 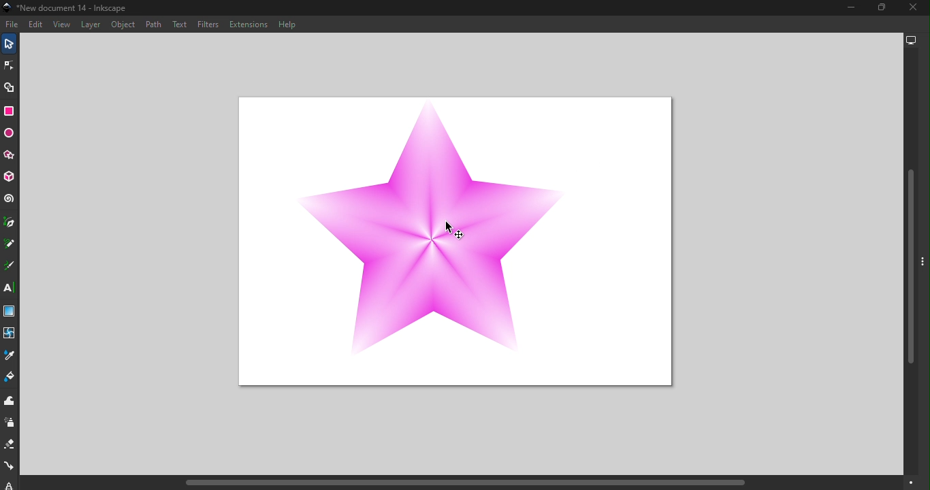 What do you see at coordinates (9, 65) in the screenshot?
I see `Node tool` at bounding box center [9, 65].